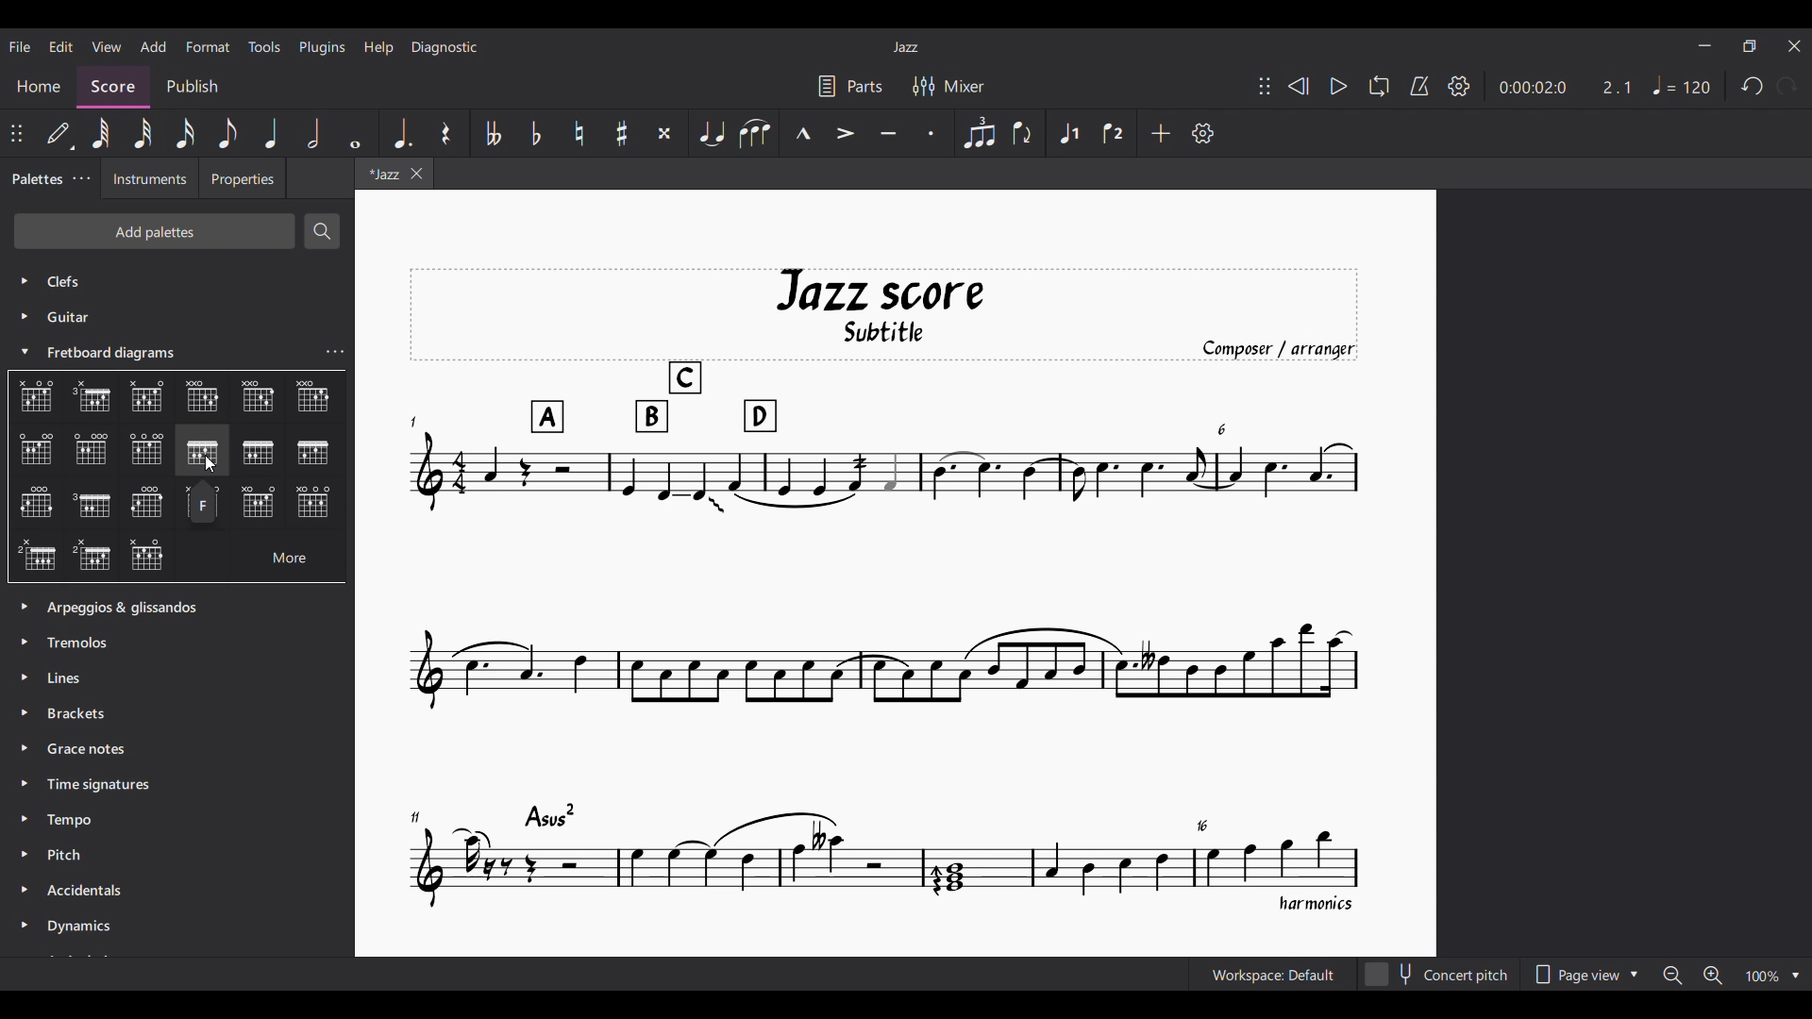 The width and height of the screenshot is (1812, 1019). What do you see at coordinates (445, 133) in the screenshot?
I see `Rest` at bounding box center [445, 133].